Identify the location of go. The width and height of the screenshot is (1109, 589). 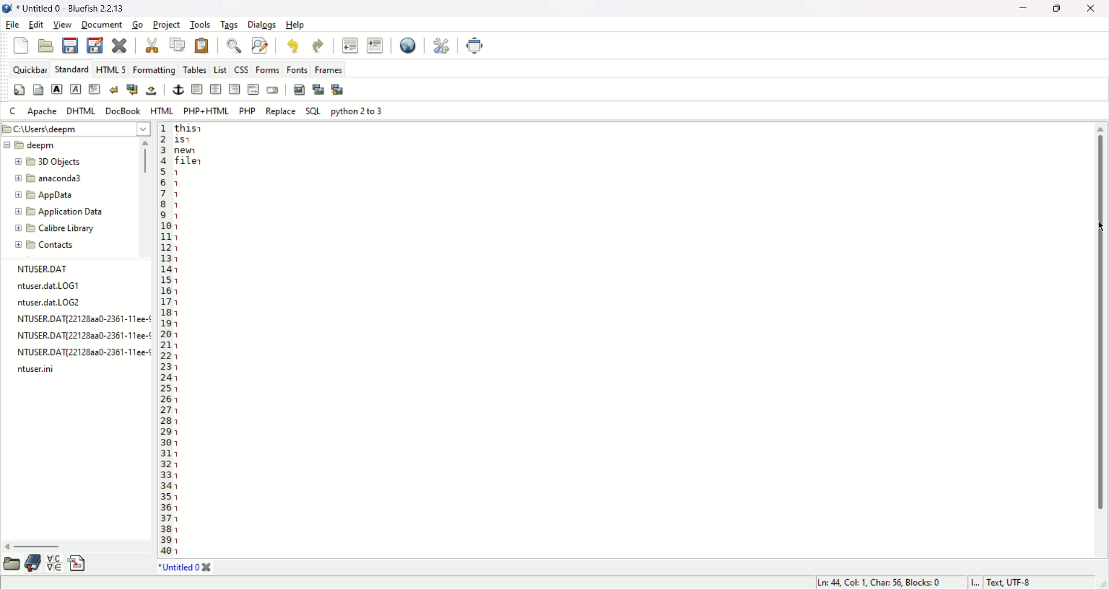
(137, 25).